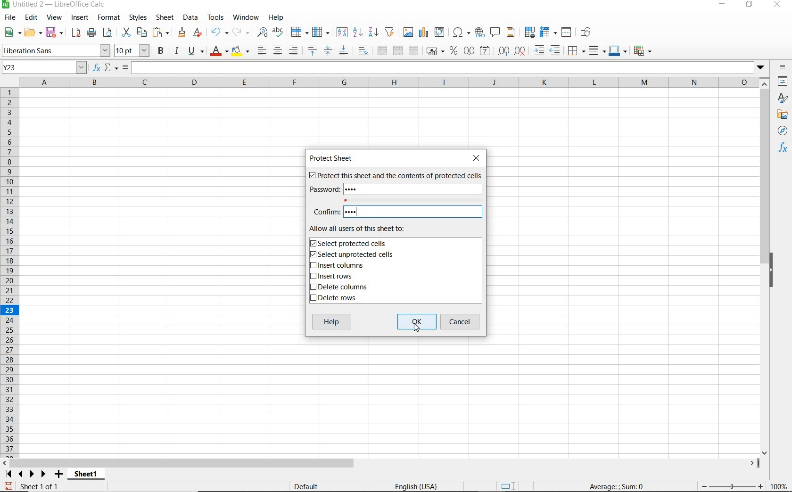  What do you see at coordinates (142, 33) in the screenshot?
I see `COPY` at bounding box center [142, 33].